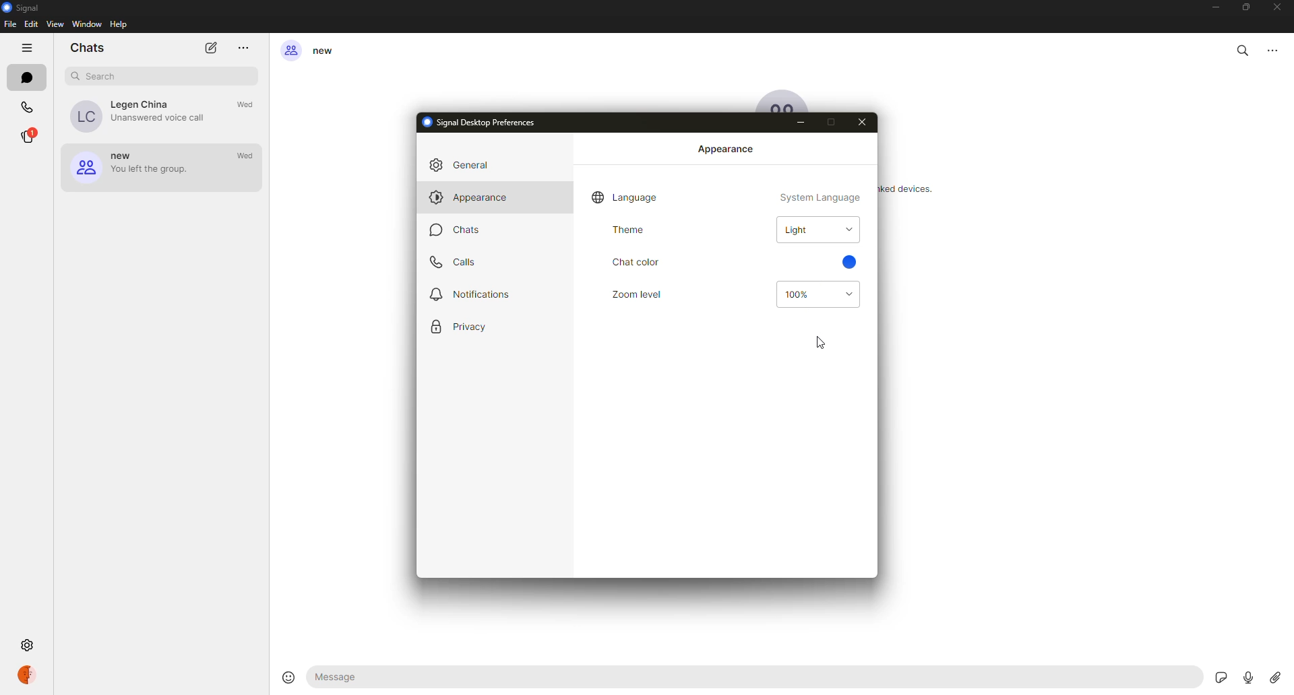 The height and width of the screenshot is (695, 1294). Describe the element at coordinates (472, 296) in the screenshot. I see `notifications` at that location.